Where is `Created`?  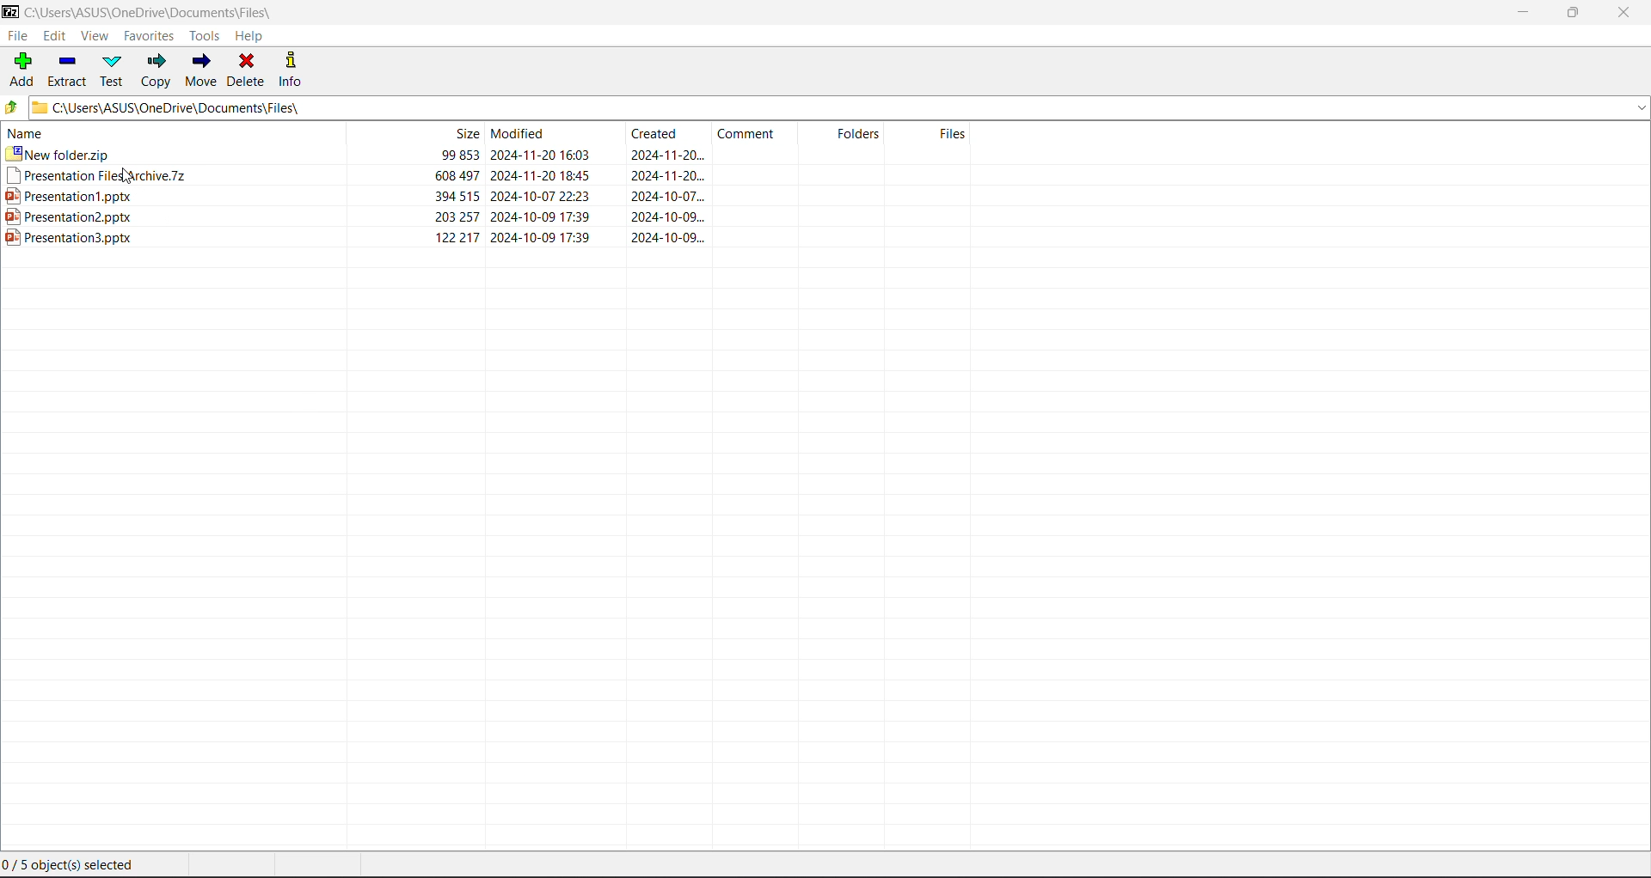 Created is located at coordinates (664, 134).